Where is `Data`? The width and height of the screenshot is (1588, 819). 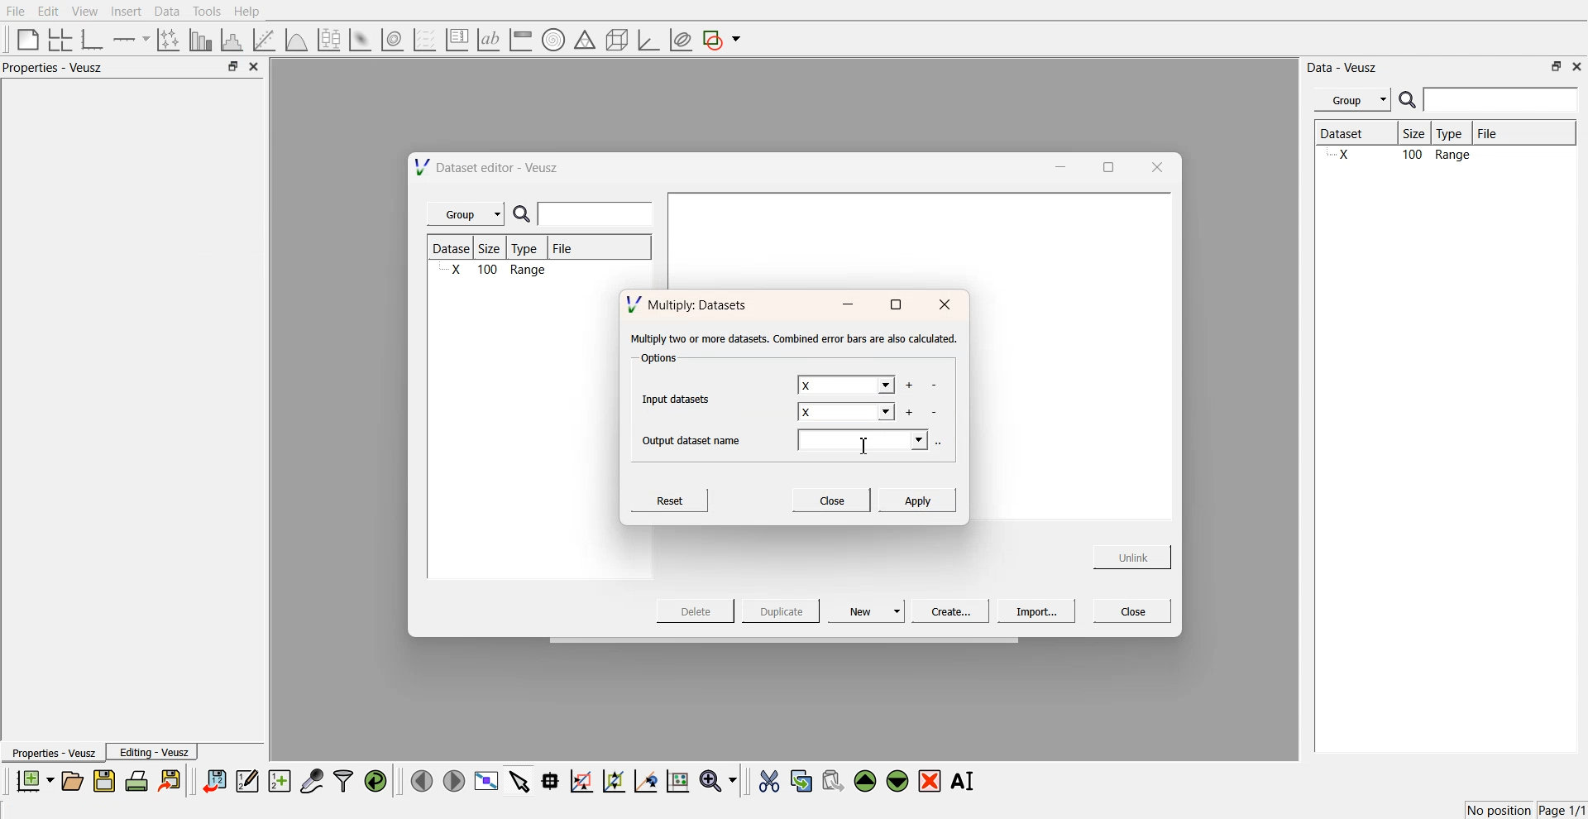
Data is located at coordinates (166, 12).